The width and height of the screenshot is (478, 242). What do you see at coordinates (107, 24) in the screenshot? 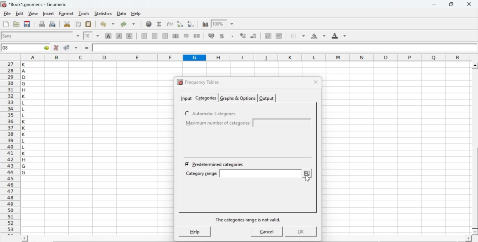
I see `undo` at bounding box center [107, 24].